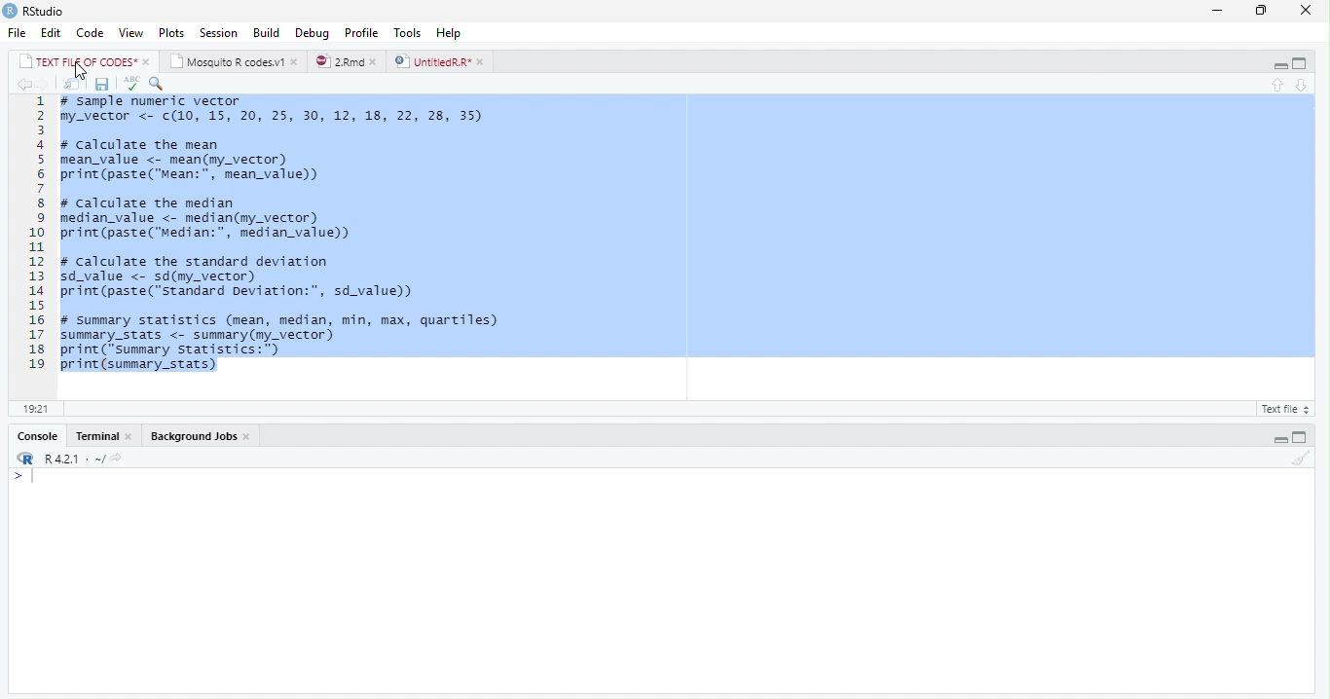 Image resolution: width=1330 pixels, height=699 pixels. What do you see at coordinates (296, 62) in the screenshot?
I see `close` at bounding box center [296, 62].